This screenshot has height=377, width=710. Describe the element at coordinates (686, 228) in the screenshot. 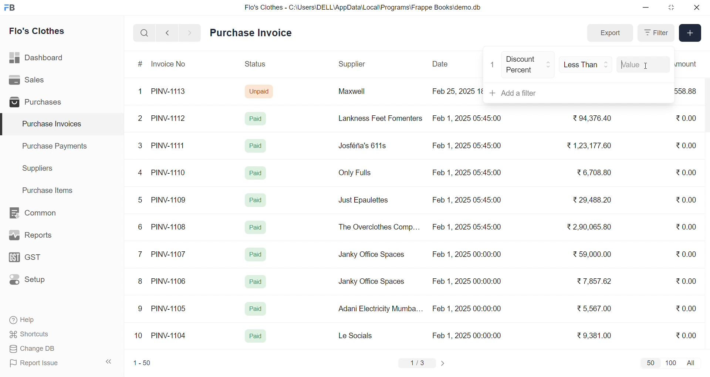

I see `₹0.00` at that location.